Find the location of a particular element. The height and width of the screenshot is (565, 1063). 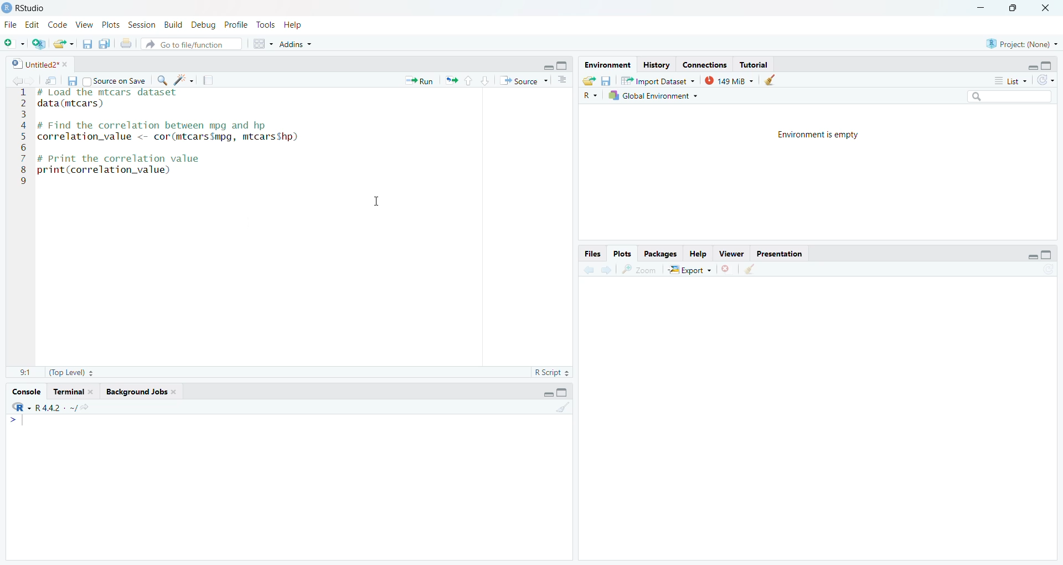

Session is located at coordinates (141, 25).